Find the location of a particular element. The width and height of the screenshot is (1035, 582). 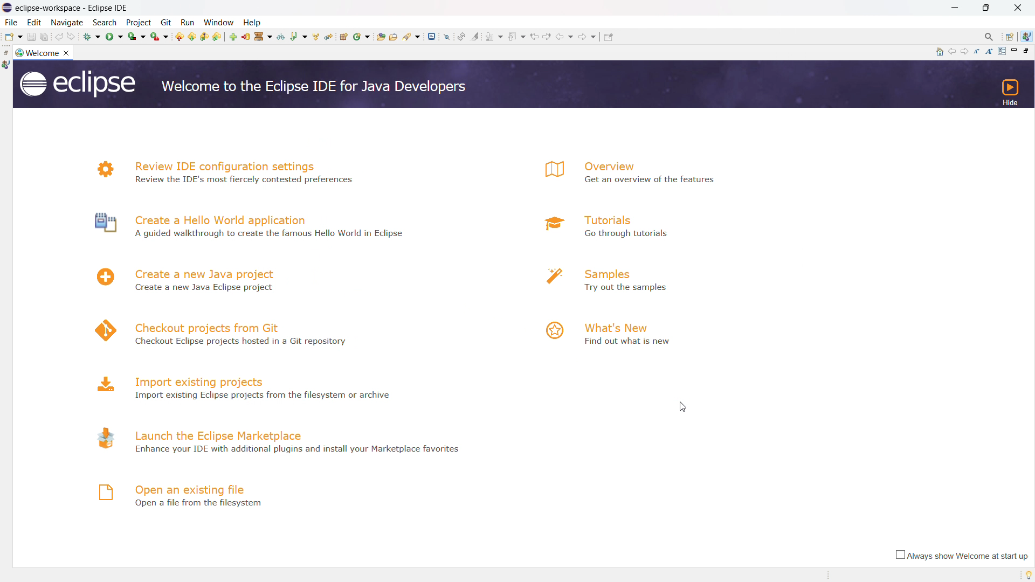

next edit location is located at coordinates (550, 37).